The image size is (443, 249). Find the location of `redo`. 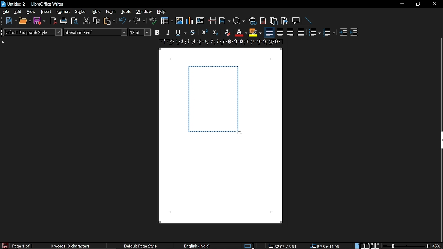

redo is located at coordinates (139, 21).